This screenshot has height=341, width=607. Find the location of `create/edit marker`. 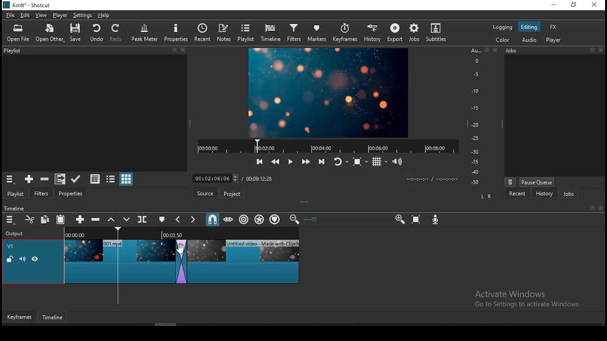

create/edit marker is located at coordinates (162, 219).